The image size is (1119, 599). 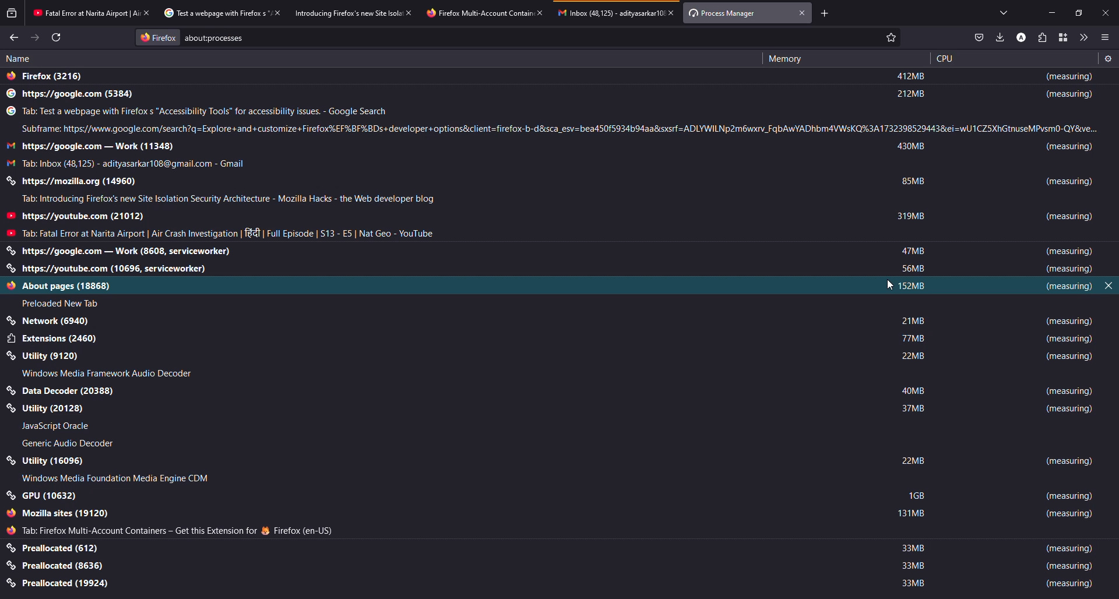 I want to click on Tab: test web page with Firefox's "accessibility tools" for accessibility issues - google search, so click(x=197, y=112).